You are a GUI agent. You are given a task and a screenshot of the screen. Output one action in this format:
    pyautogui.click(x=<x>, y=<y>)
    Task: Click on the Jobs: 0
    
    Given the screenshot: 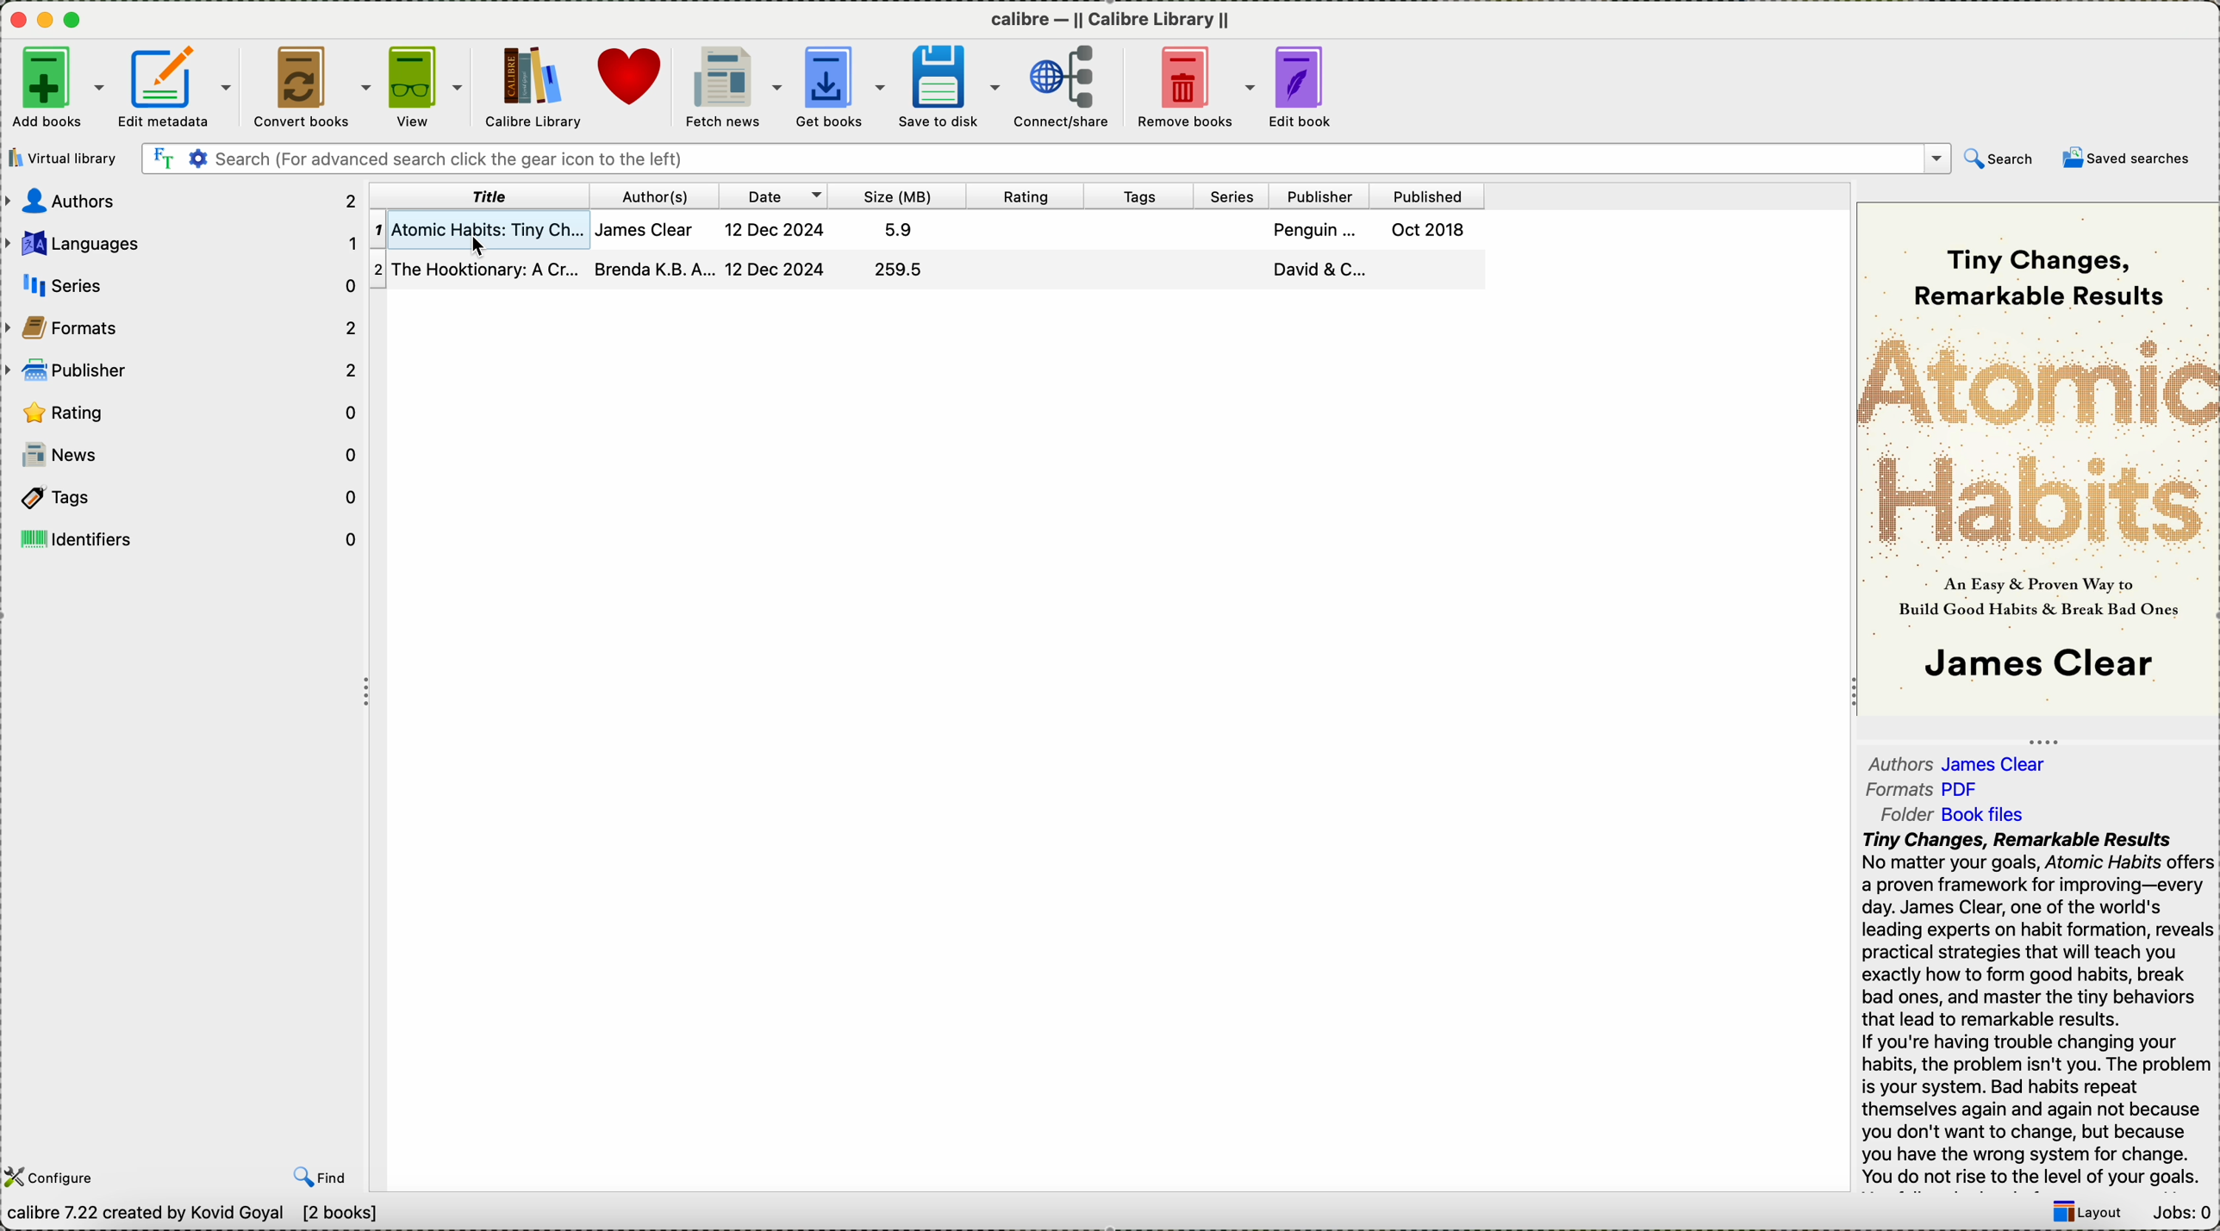 What is the action you would take?
    pyautogui.click(x=2186, y=1215)
    